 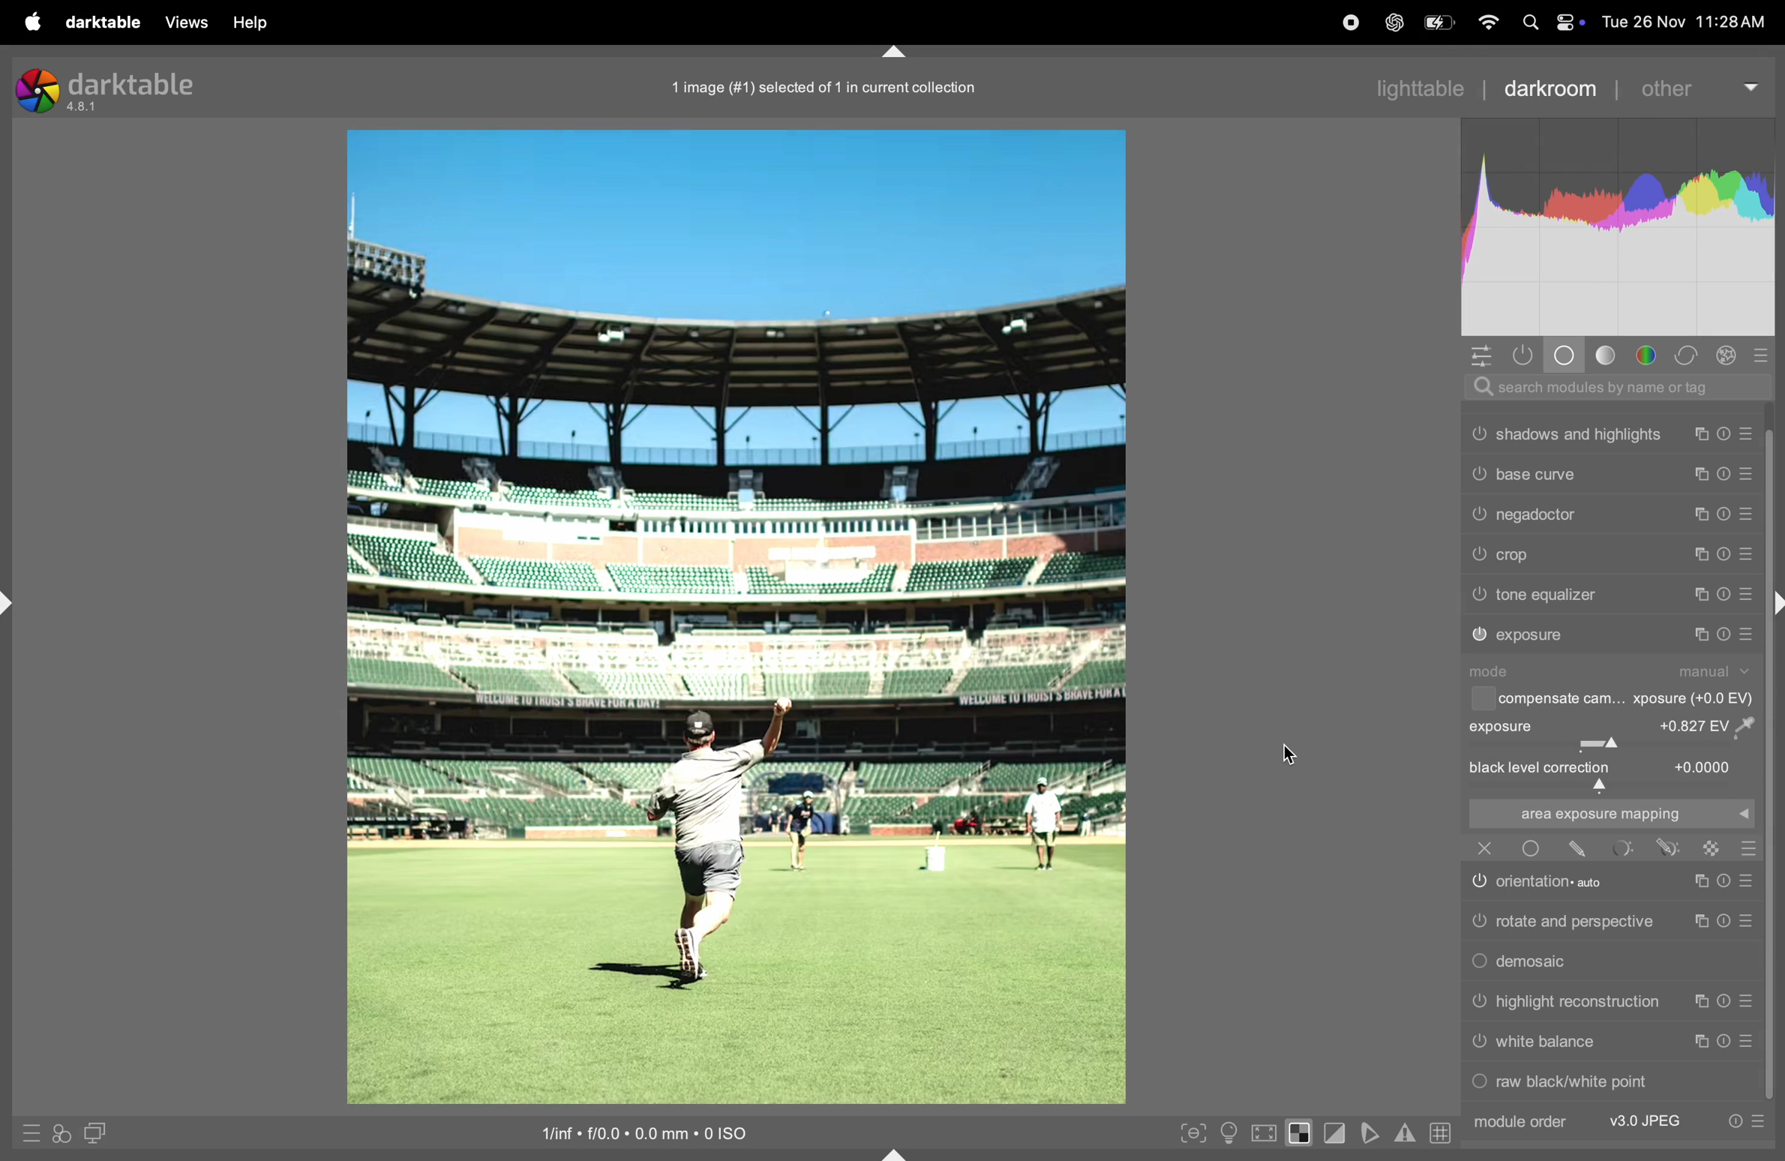 What do you see at coordinates (1704, 553) in the screenshot?
I see `copy` at bounding box center [1704, 553].